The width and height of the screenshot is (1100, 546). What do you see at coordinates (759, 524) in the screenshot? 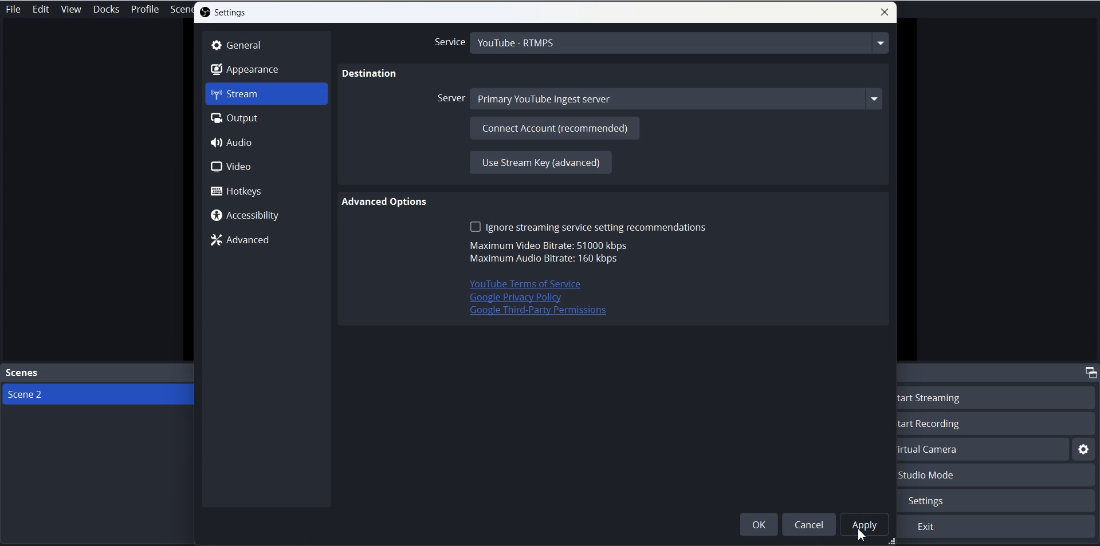
I see `OK` at bounding box center [759, 524].